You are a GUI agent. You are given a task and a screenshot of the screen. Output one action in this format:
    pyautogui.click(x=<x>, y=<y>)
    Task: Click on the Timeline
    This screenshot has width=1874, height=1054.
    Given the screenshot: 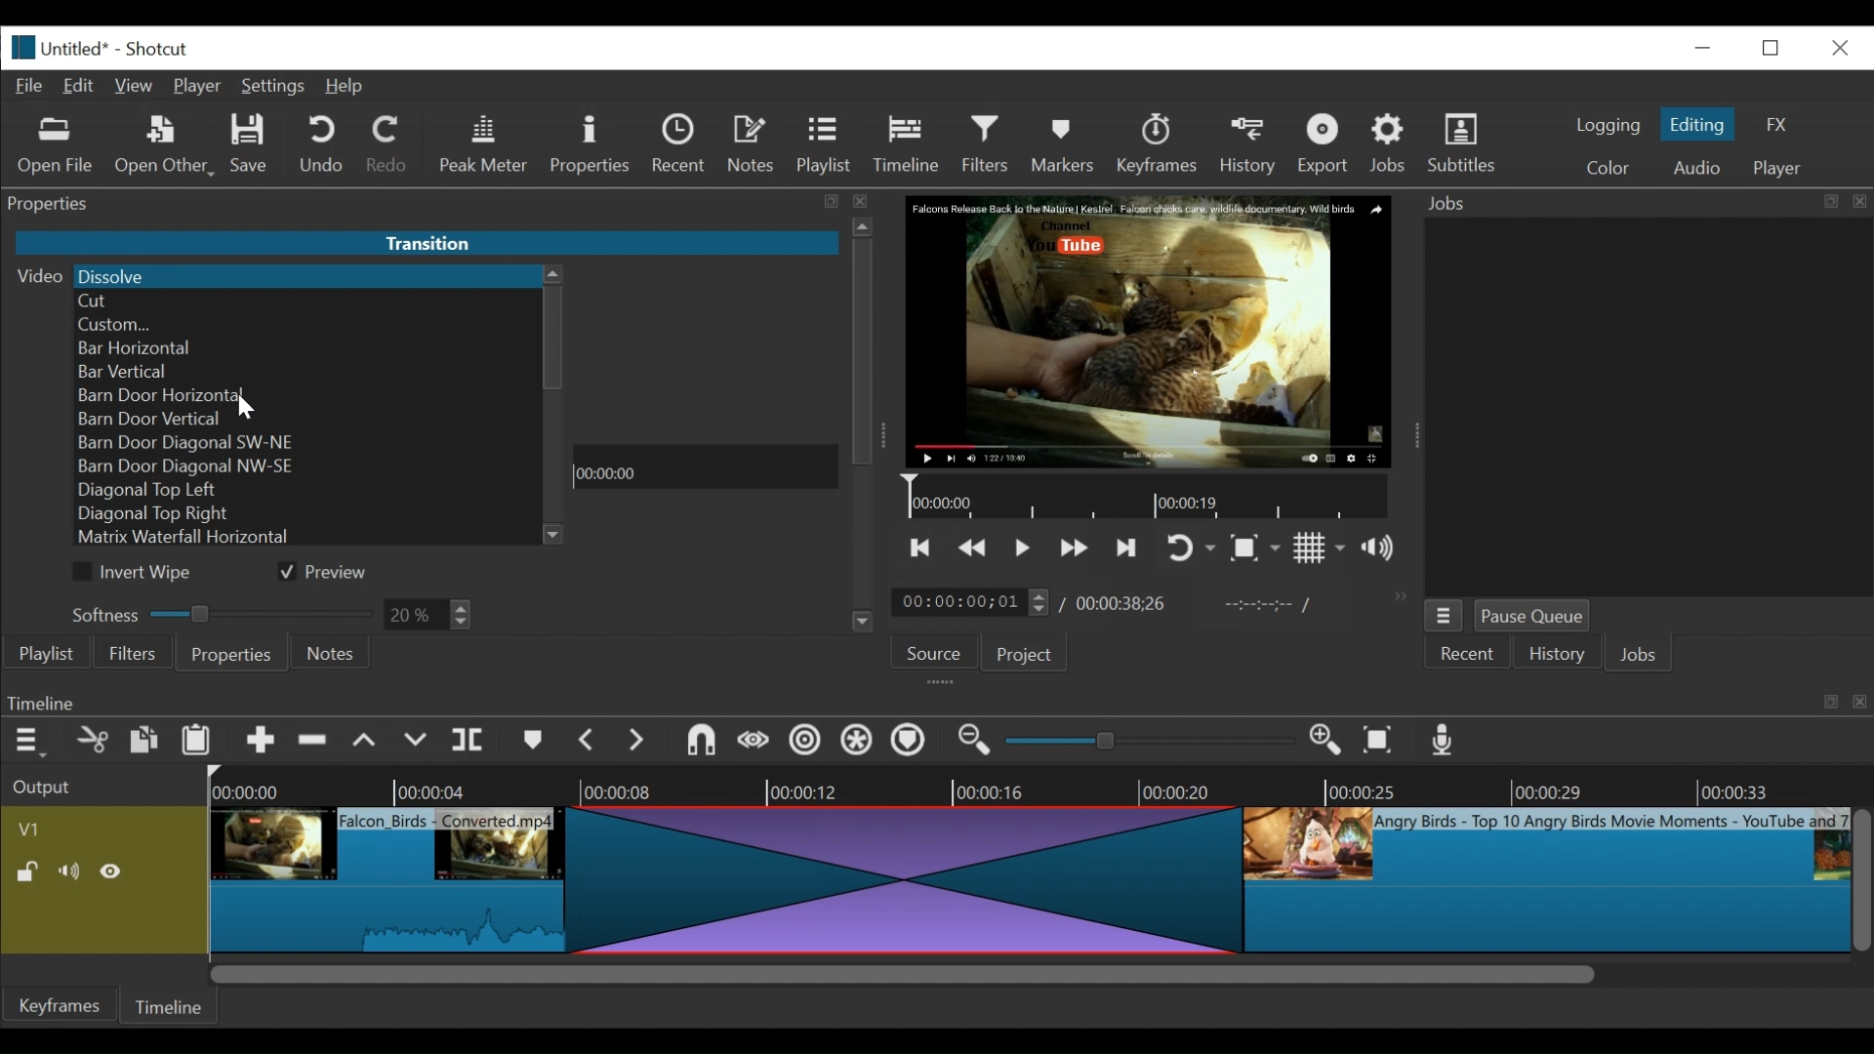 What is the action you would take?
    pyautogui.click(x=1040, y=786)
    